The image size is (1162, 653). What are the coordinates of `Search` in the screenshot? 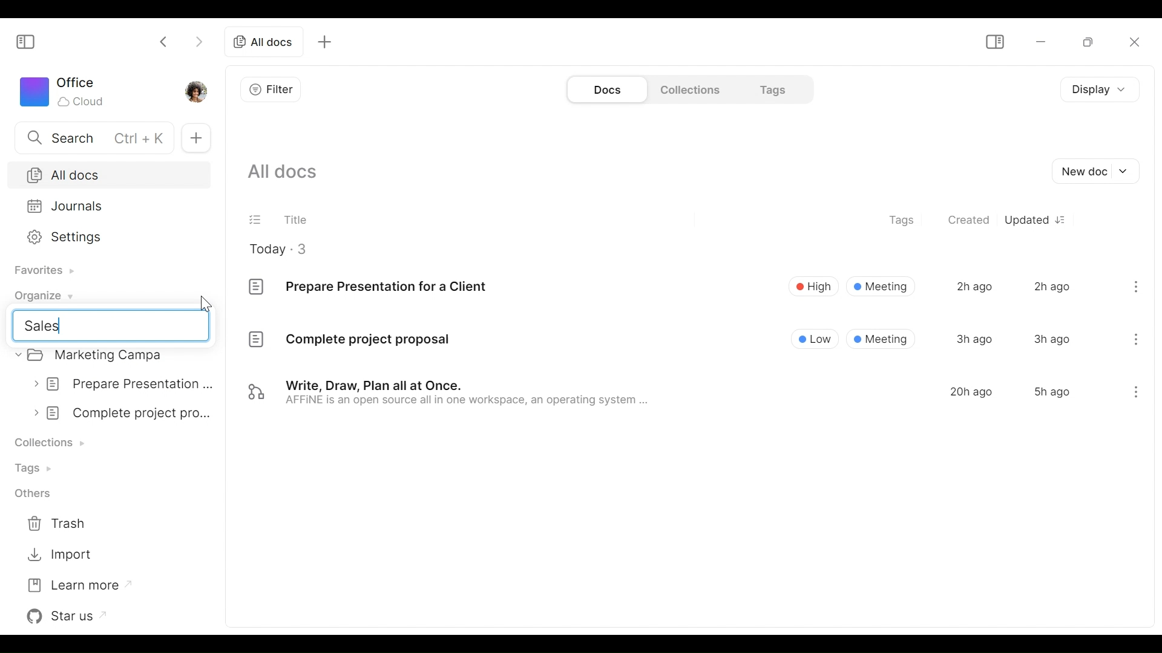 It's located at (91, 137).